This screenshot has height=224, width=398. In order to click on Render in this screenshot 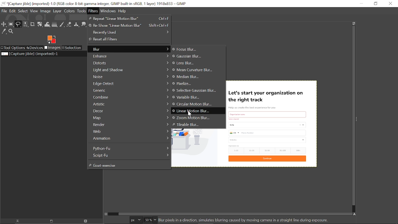, I will do `click(129, 125)`.